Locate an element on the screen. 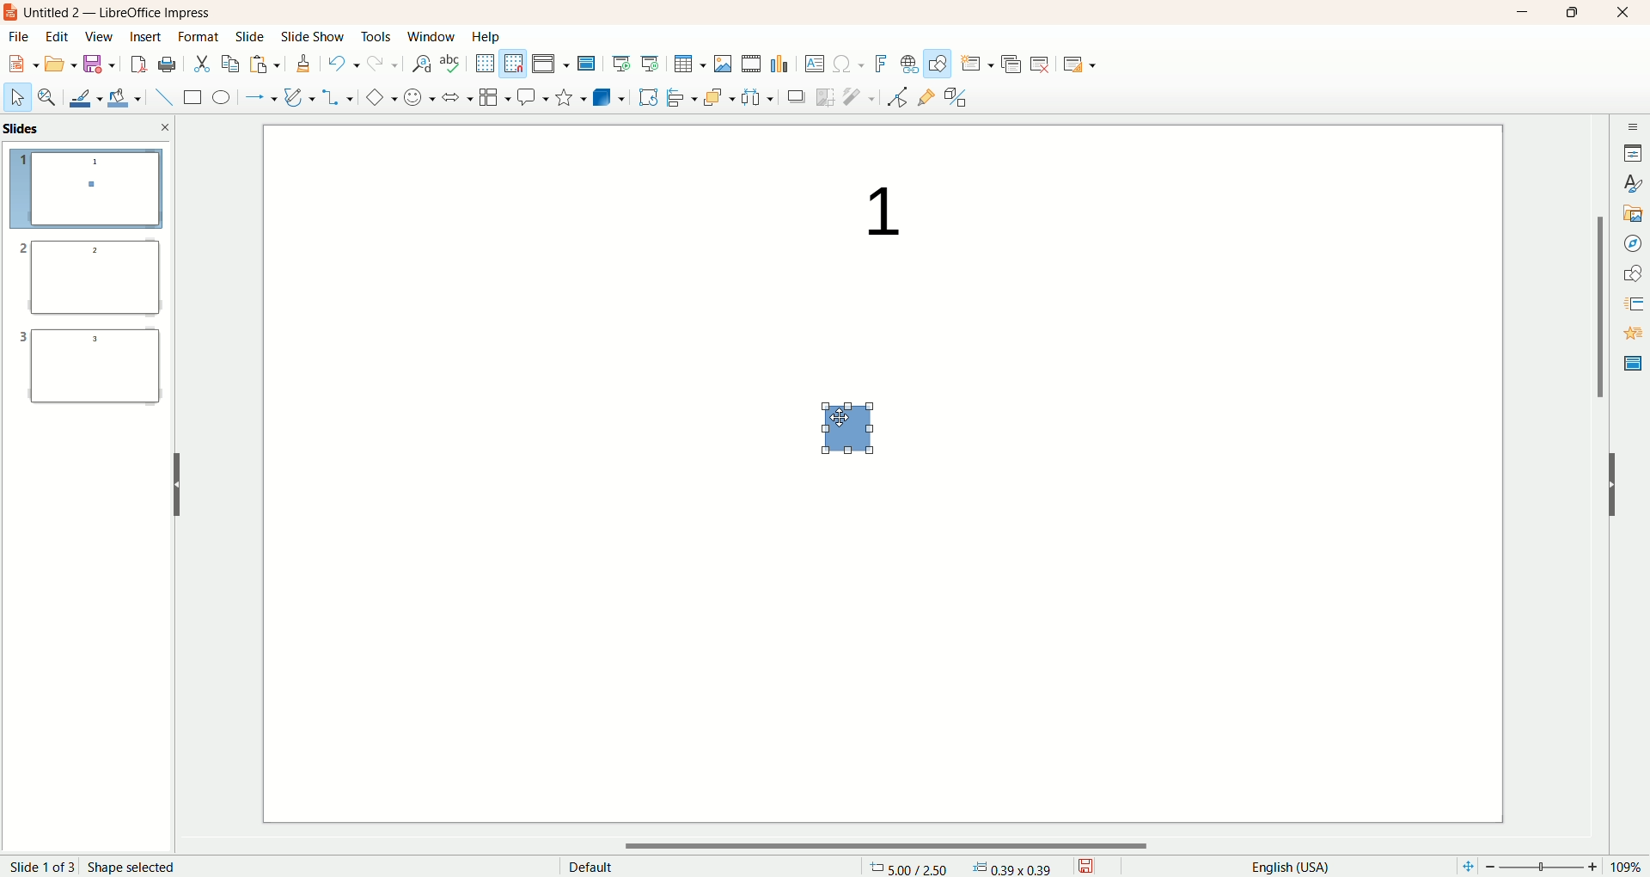 This screenshot has width=1650, height=877. callout shapes is located at coordinates (530, 98).